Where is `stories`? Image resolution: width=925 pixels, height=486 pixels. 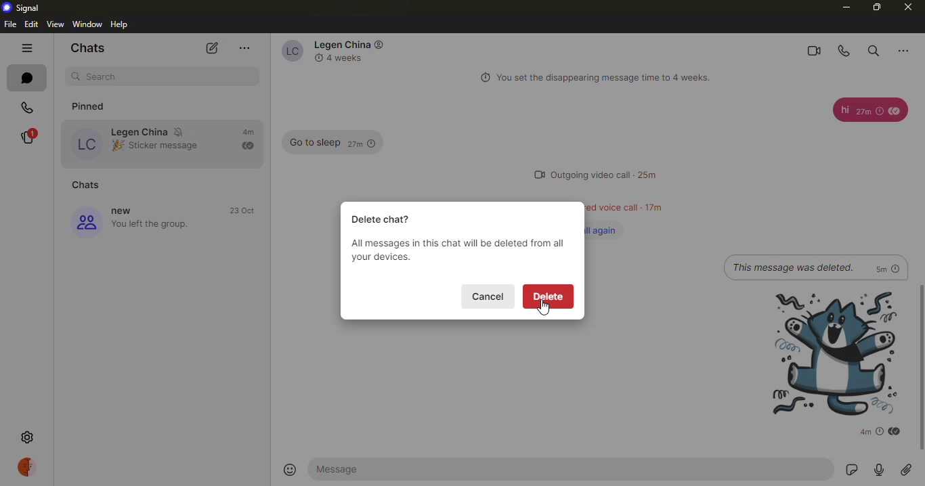
stories is located at coordinates (27, 137).